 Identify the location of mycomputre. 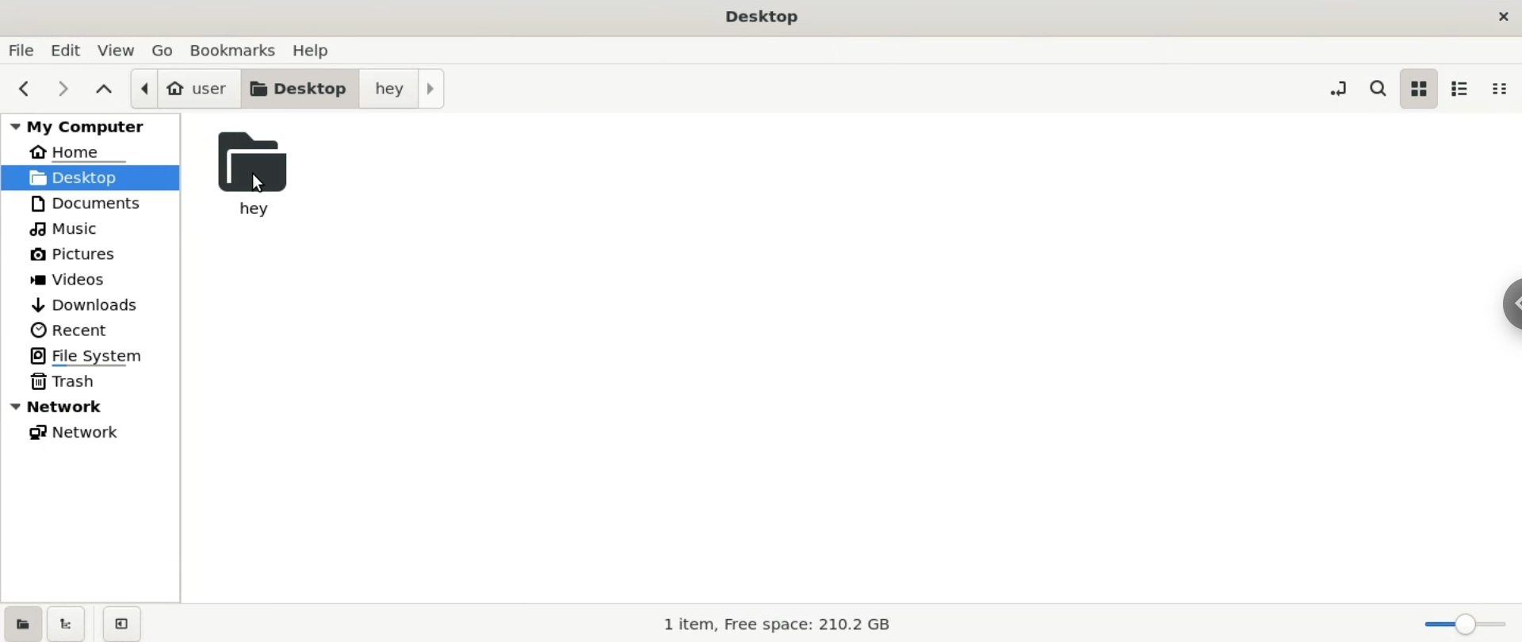
(92, 124).